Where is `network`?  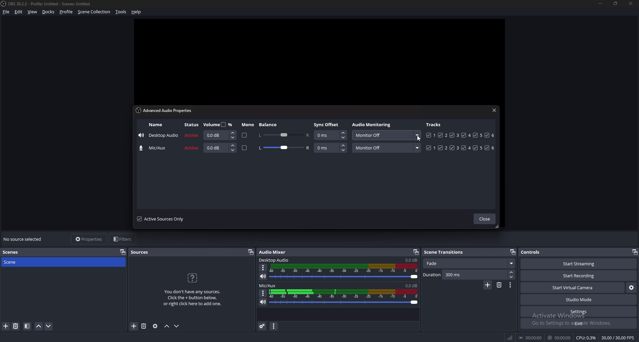
network is located at coordinates (511, 336).